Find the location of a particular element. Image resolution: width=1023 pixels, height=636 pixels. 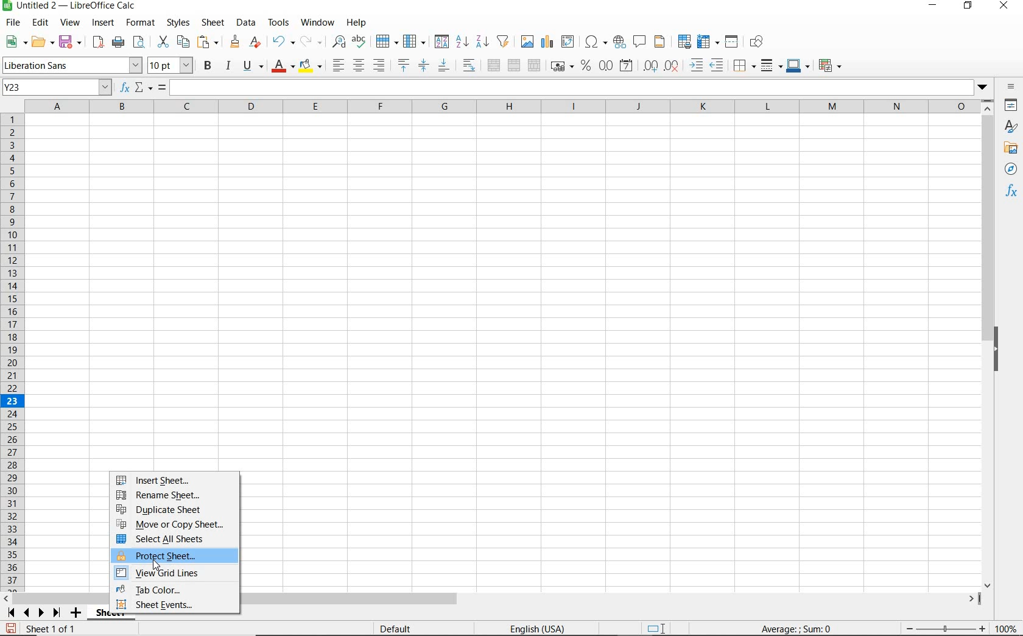

SORT ASCENDING is located at coordinates (463, 42).